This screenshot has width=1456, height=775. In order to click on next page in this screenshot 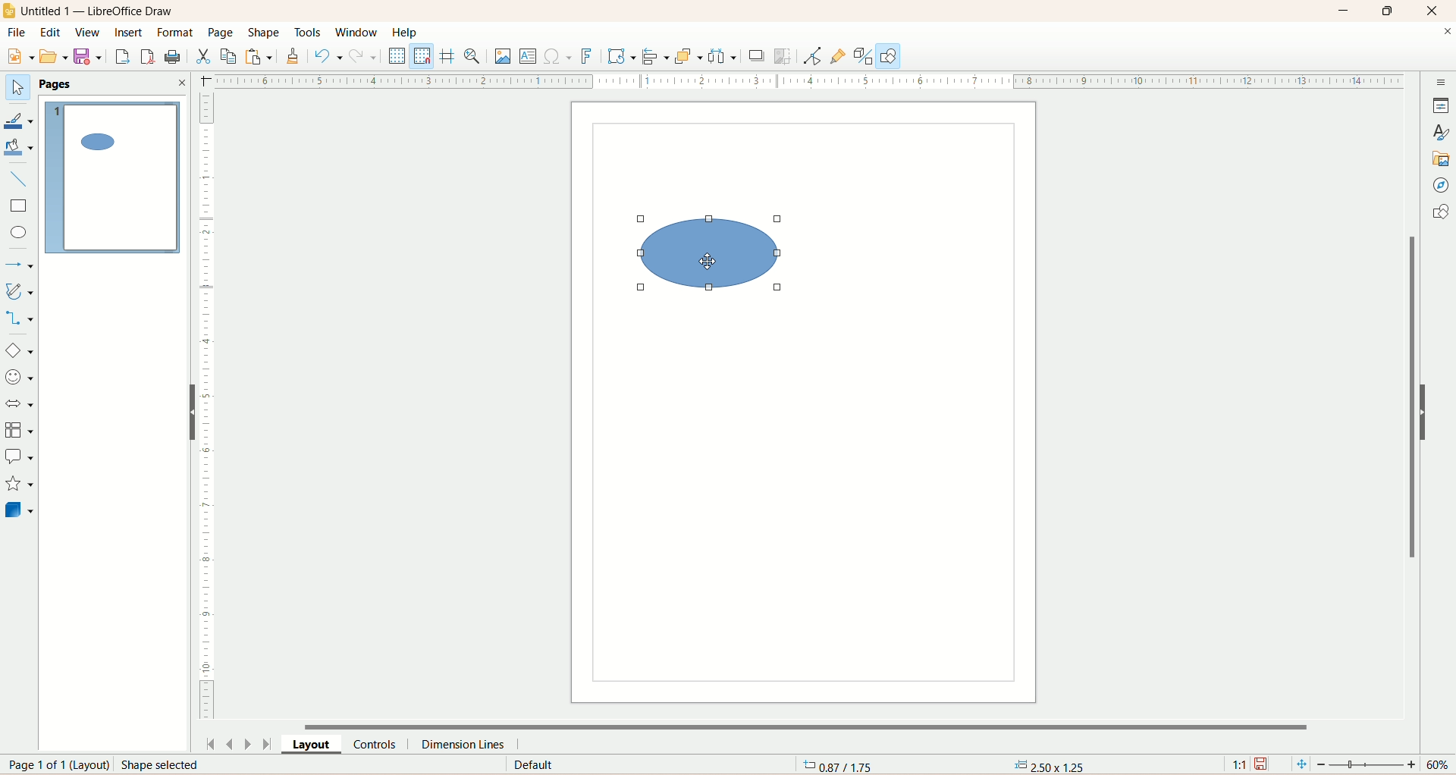, I will do `click(249, 744)`.